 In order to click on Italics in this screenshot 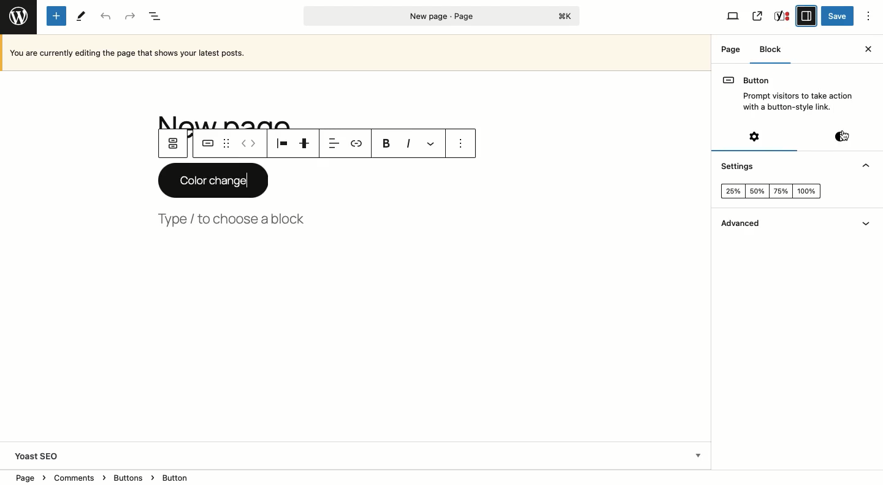, I will do `click(408, 143)`.